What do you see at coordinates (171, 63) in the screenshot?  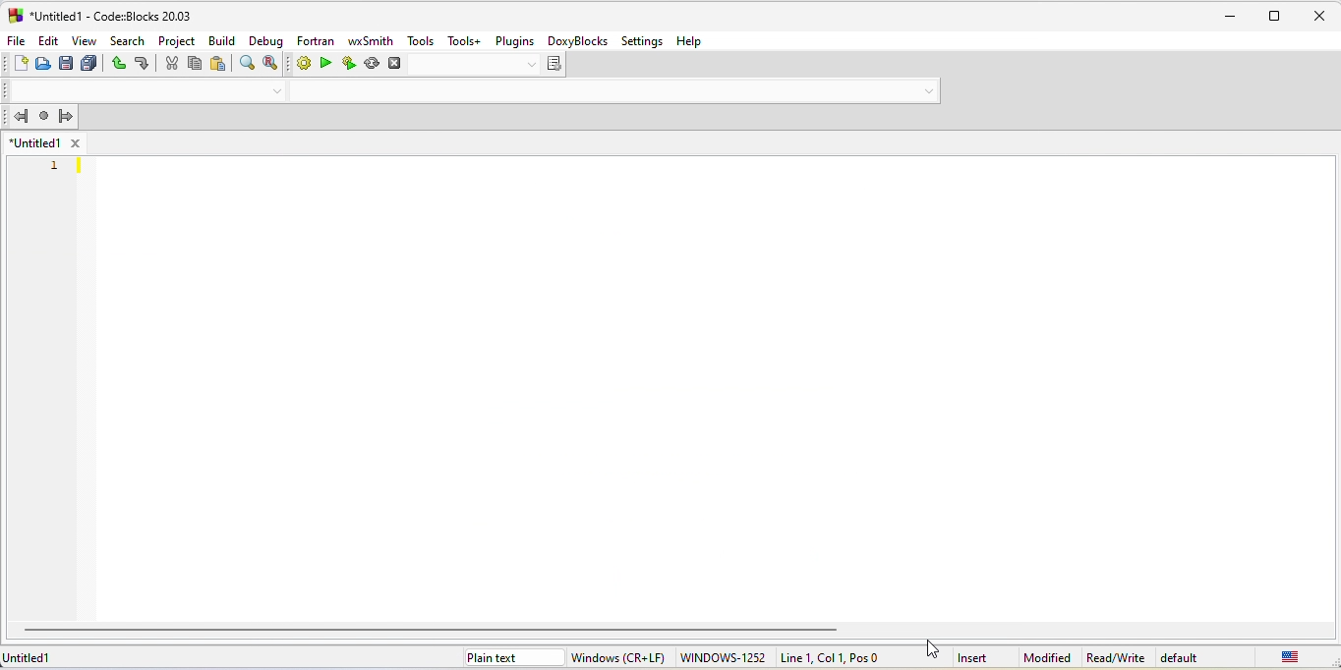 I see `cut` at bounding box center [171, 63].